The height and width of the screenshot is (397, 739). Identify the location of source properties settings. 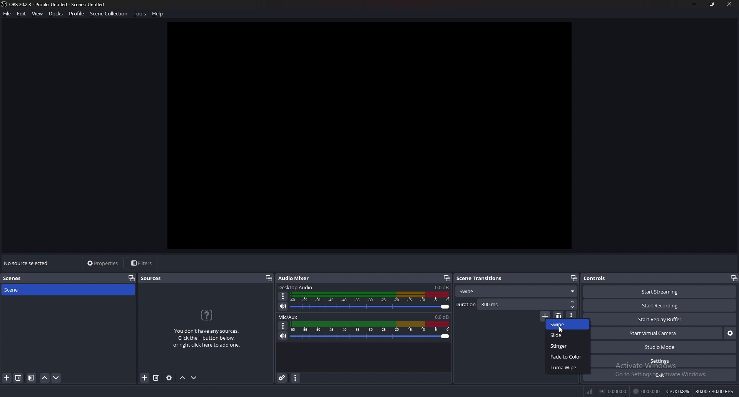
(170, 378).